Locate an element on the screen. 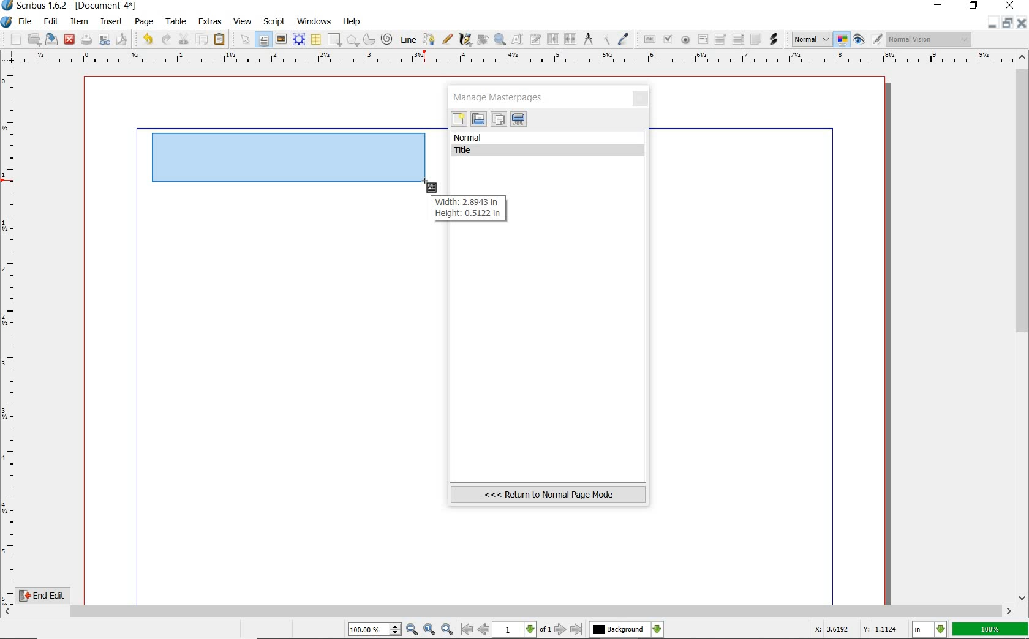  pdf text field is located at coordinates (703, 40).